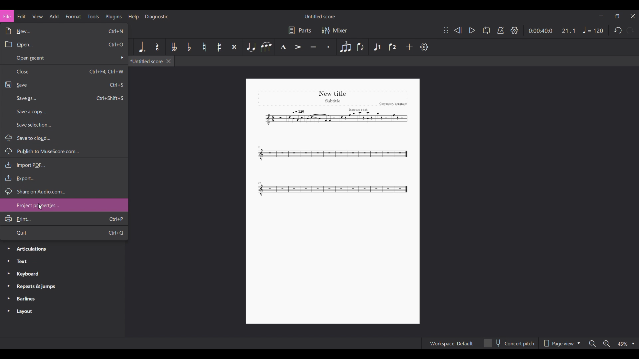 This screenshot has height=359, width=639. What do you see at coordinates (63, 274) in the screenshot?
I see `Keyboard` at bounding box center [63, 274].